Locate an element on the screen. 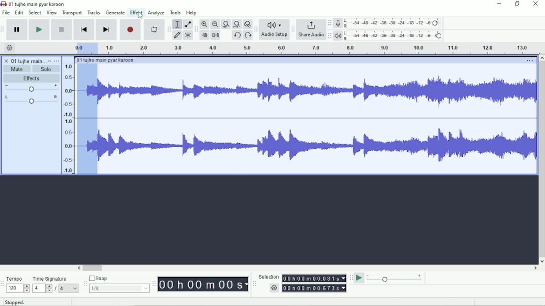  Mute is located at coordinates (17, 69).